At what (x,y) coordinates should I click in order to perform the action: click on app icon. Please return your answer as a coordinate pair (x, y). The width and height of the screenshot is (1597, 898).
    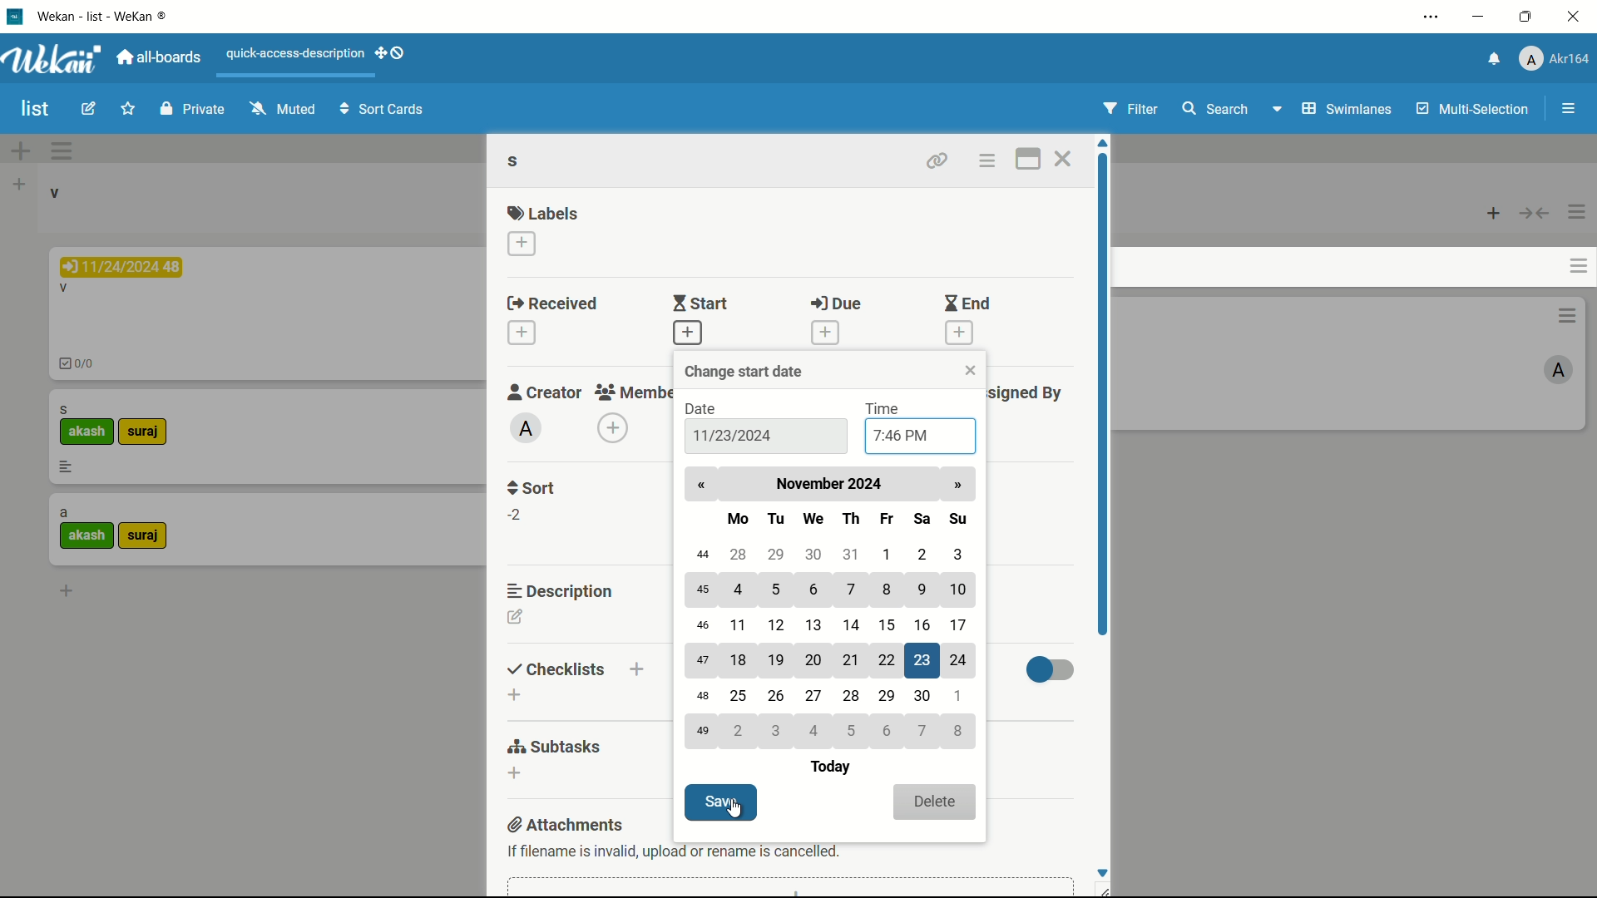
    Looking at the image, I should click on (17, 17).